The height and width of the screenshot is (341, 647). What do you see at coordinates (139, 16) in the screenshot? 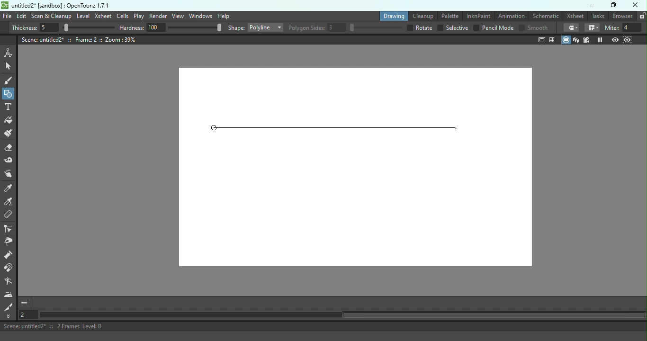
I see `Play` at bounding box center [139, 16].